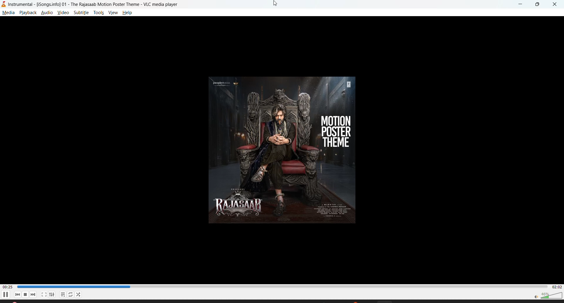  Describe the element at coordinates (522, 4) in the screenshot. I see `minimize` at that location.